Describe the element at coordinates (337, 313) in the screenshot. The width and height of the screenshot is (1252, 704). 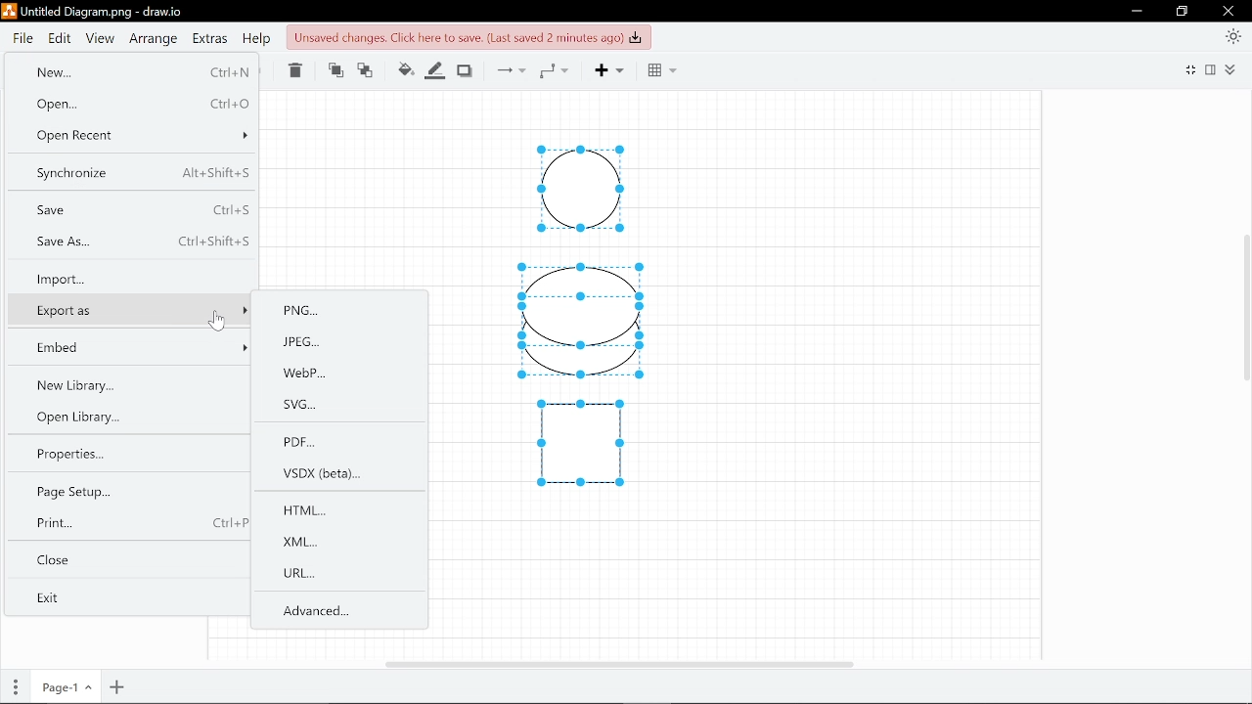
I see `PNG` at that location.